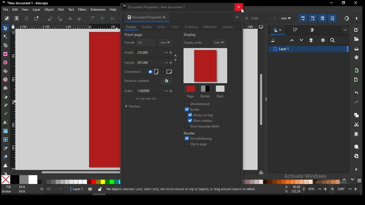 The width and height of the screenshot is (365, 205). What do you see at coordinates (82, 9) in the screenshot?
I see `filters` at bounding box center [82, 9].